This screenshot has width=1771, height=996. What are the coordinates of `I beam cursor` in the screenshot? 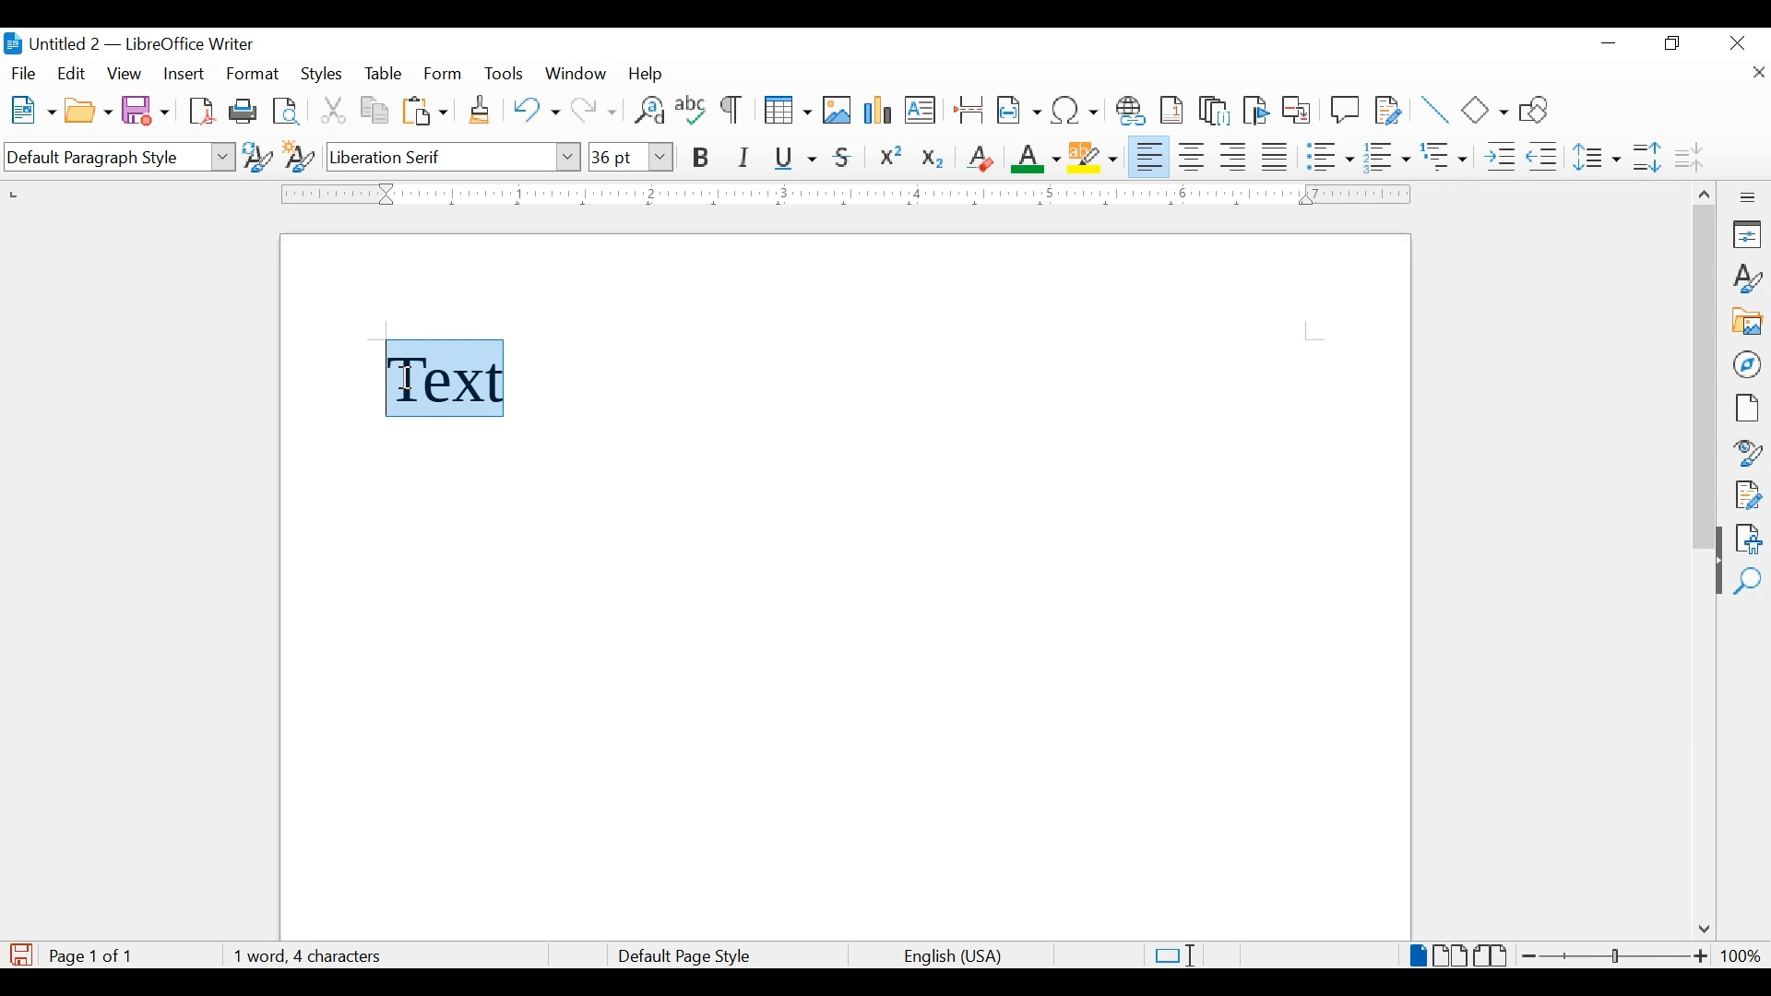 It's located at (409, 385).